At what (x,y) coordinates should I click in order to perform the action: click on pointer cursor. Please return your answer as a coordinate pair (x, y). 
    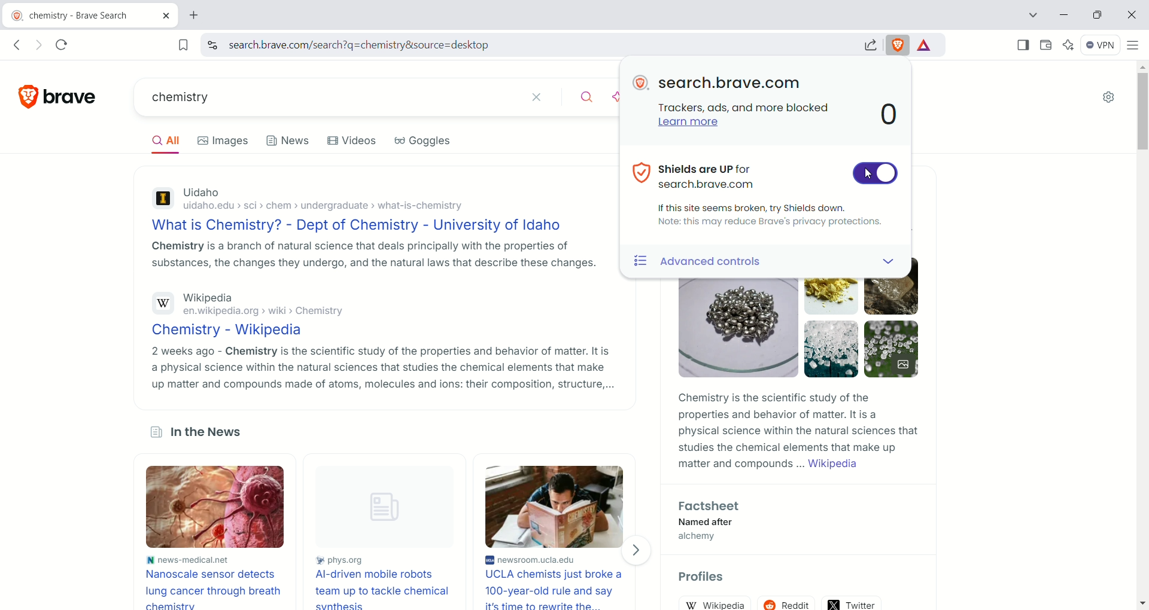
    Looking at the image, I should click on (867, 175).